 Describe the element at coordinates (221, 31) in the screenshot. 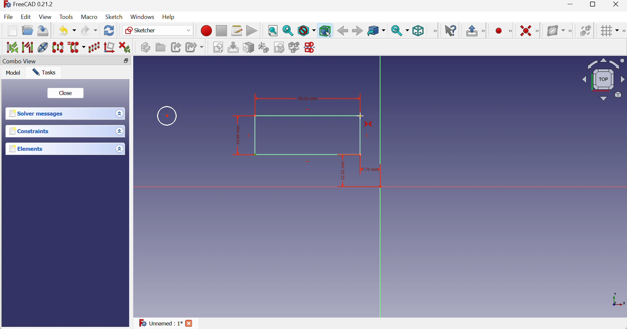

I see `Stop macro recording` at that location.